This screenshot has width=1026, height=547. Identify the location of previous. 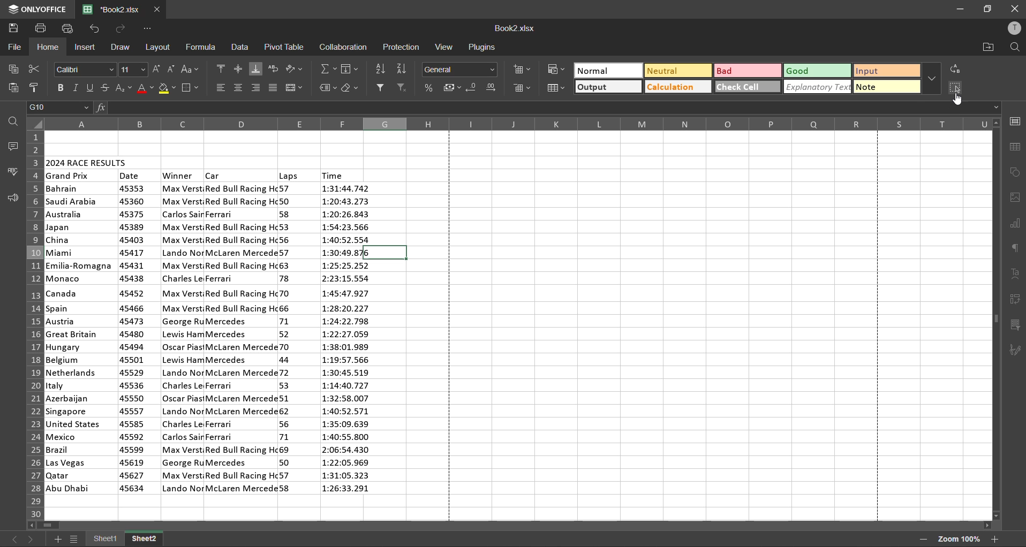
(10, 538).